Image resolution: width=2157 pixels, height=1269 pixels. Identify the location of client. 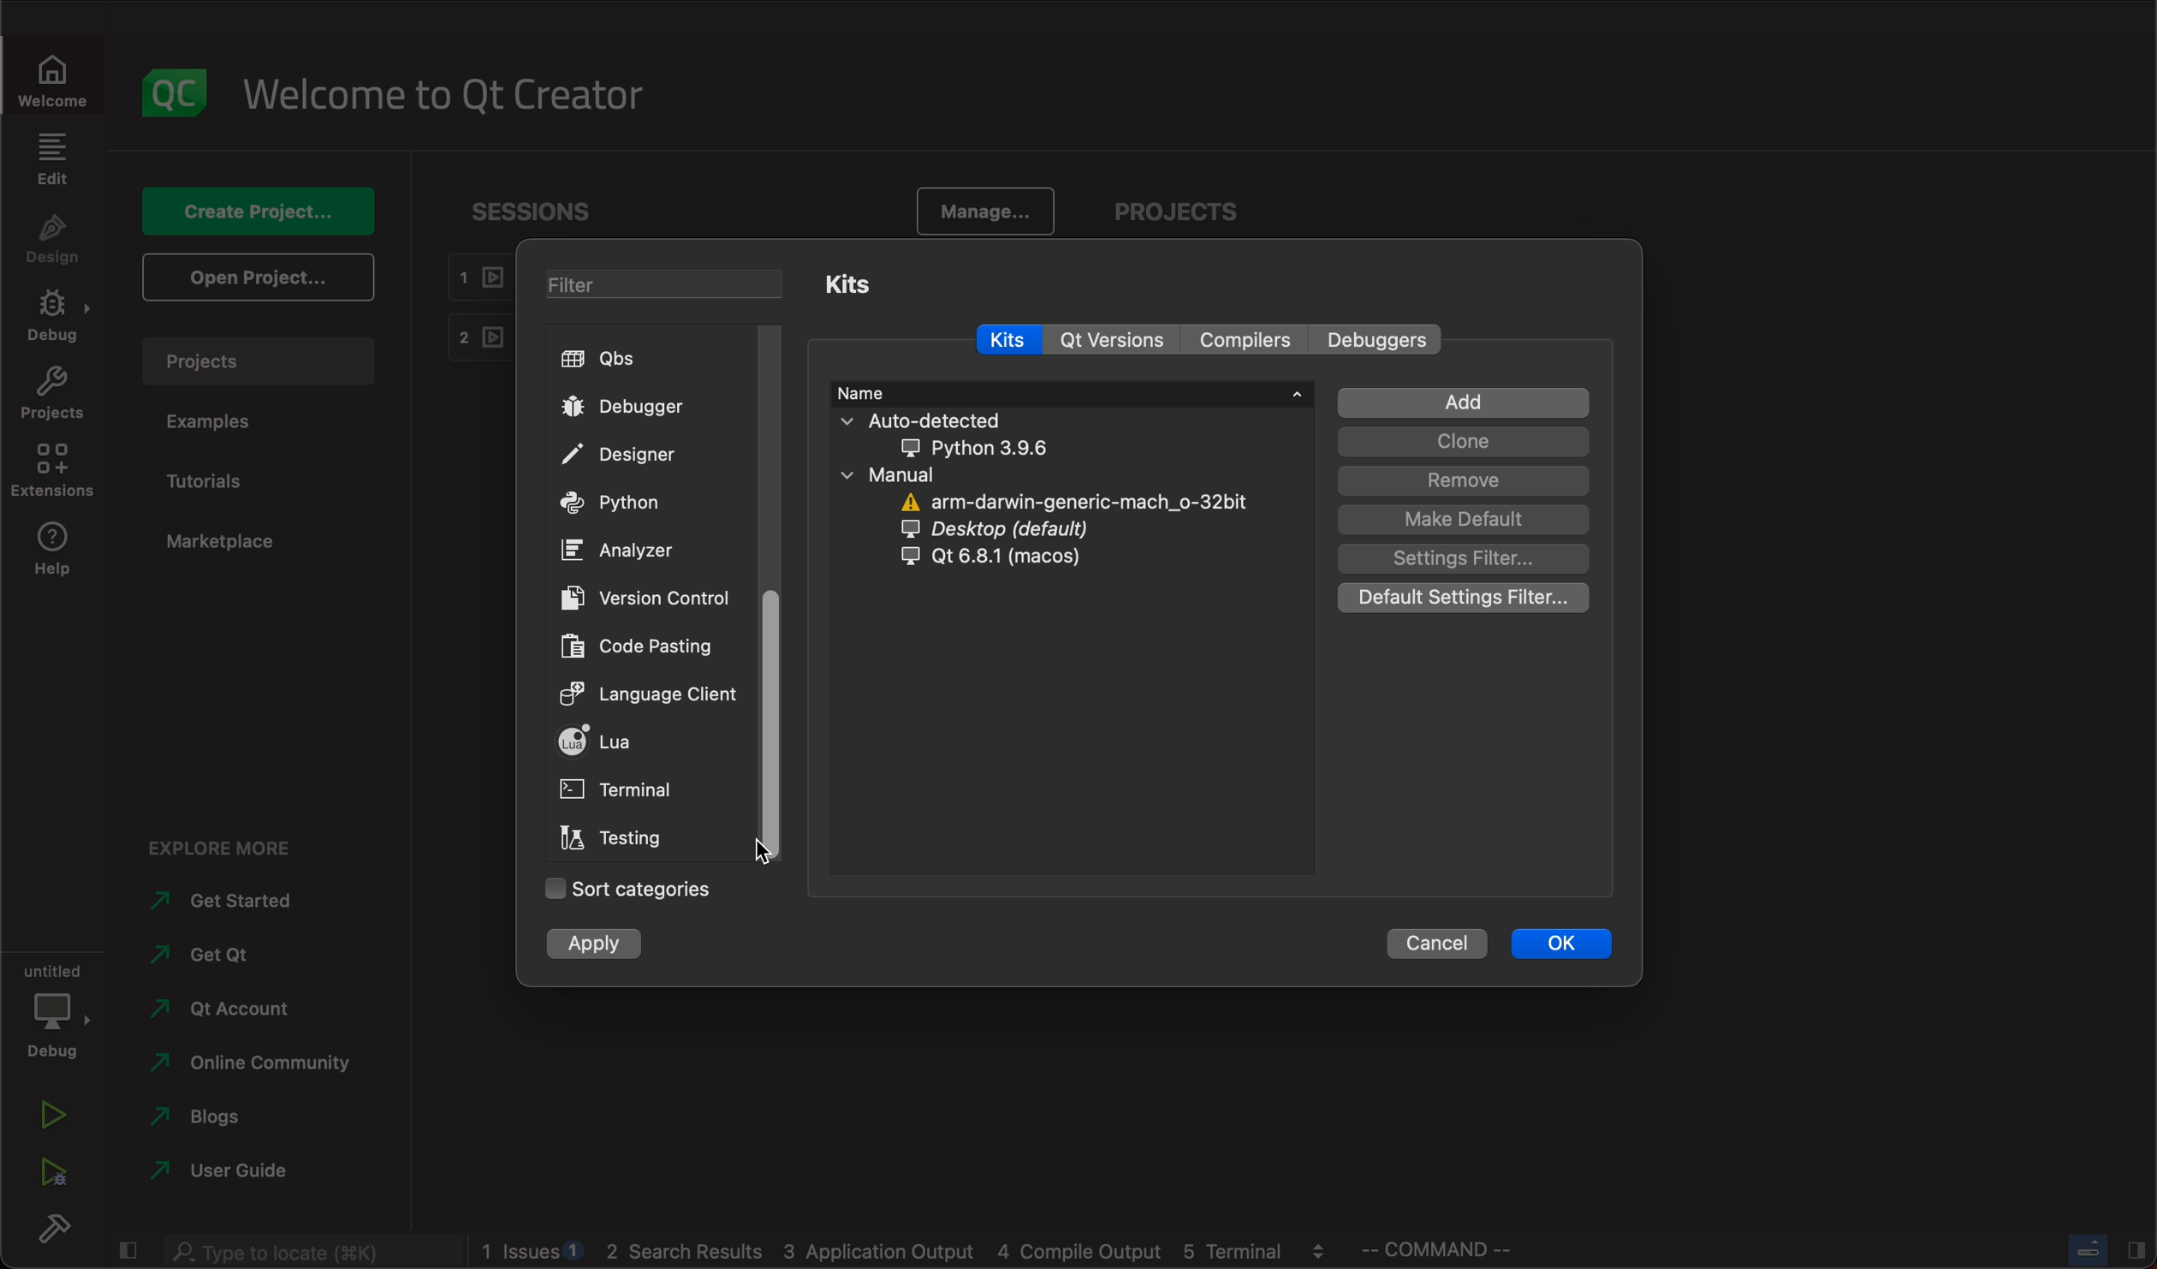
(648, 696).